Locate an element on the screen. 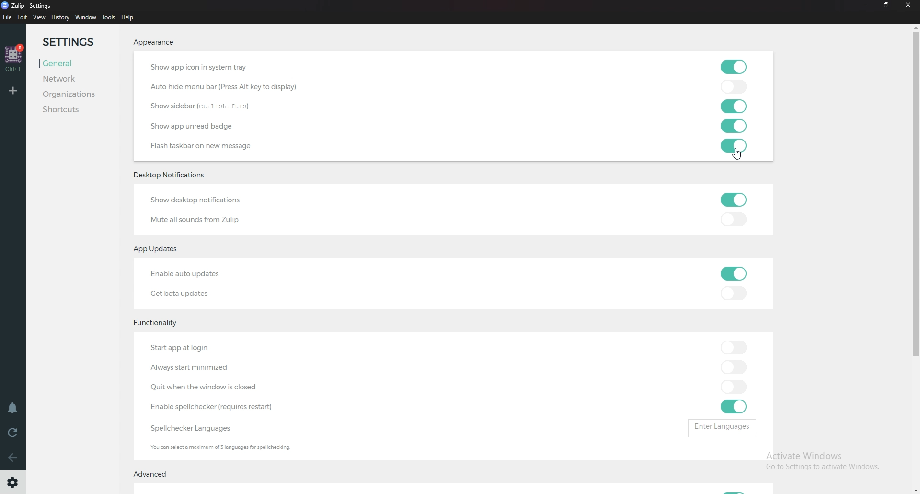  Functionality is located at coordinates (156, 323).